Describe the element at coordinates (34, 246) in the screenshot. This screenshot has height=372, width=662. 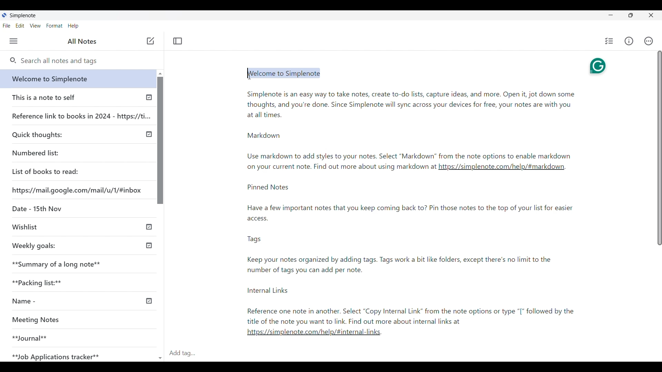
I see `Weekly goals` at that location.